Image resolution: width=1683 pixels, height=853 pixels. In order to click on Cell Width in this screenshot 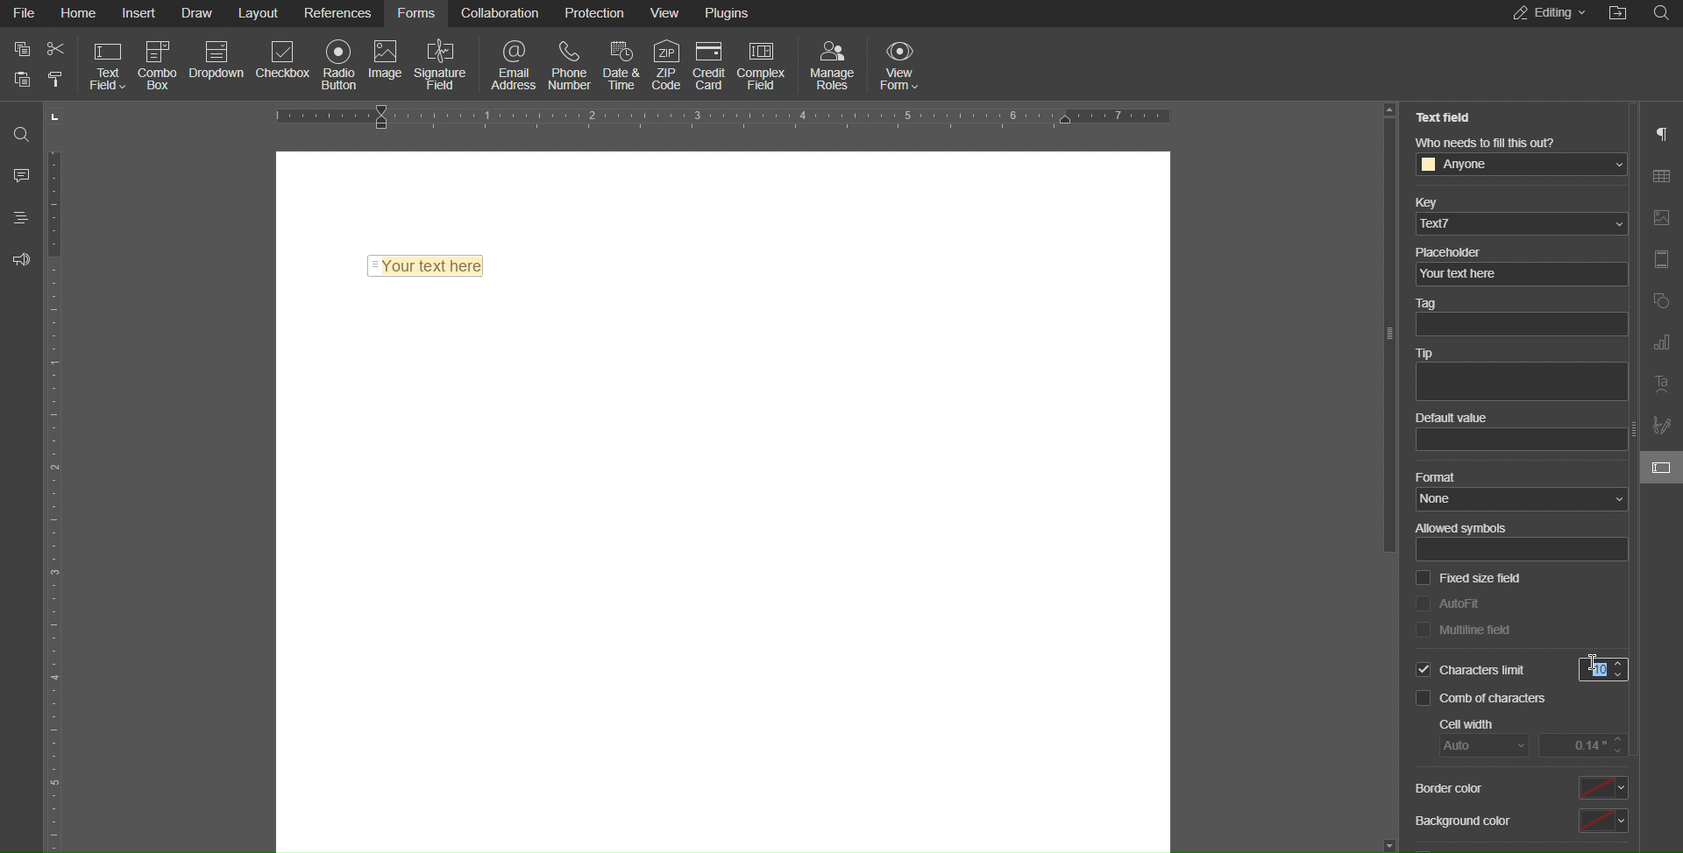, I will do `click(1536, 737)`.